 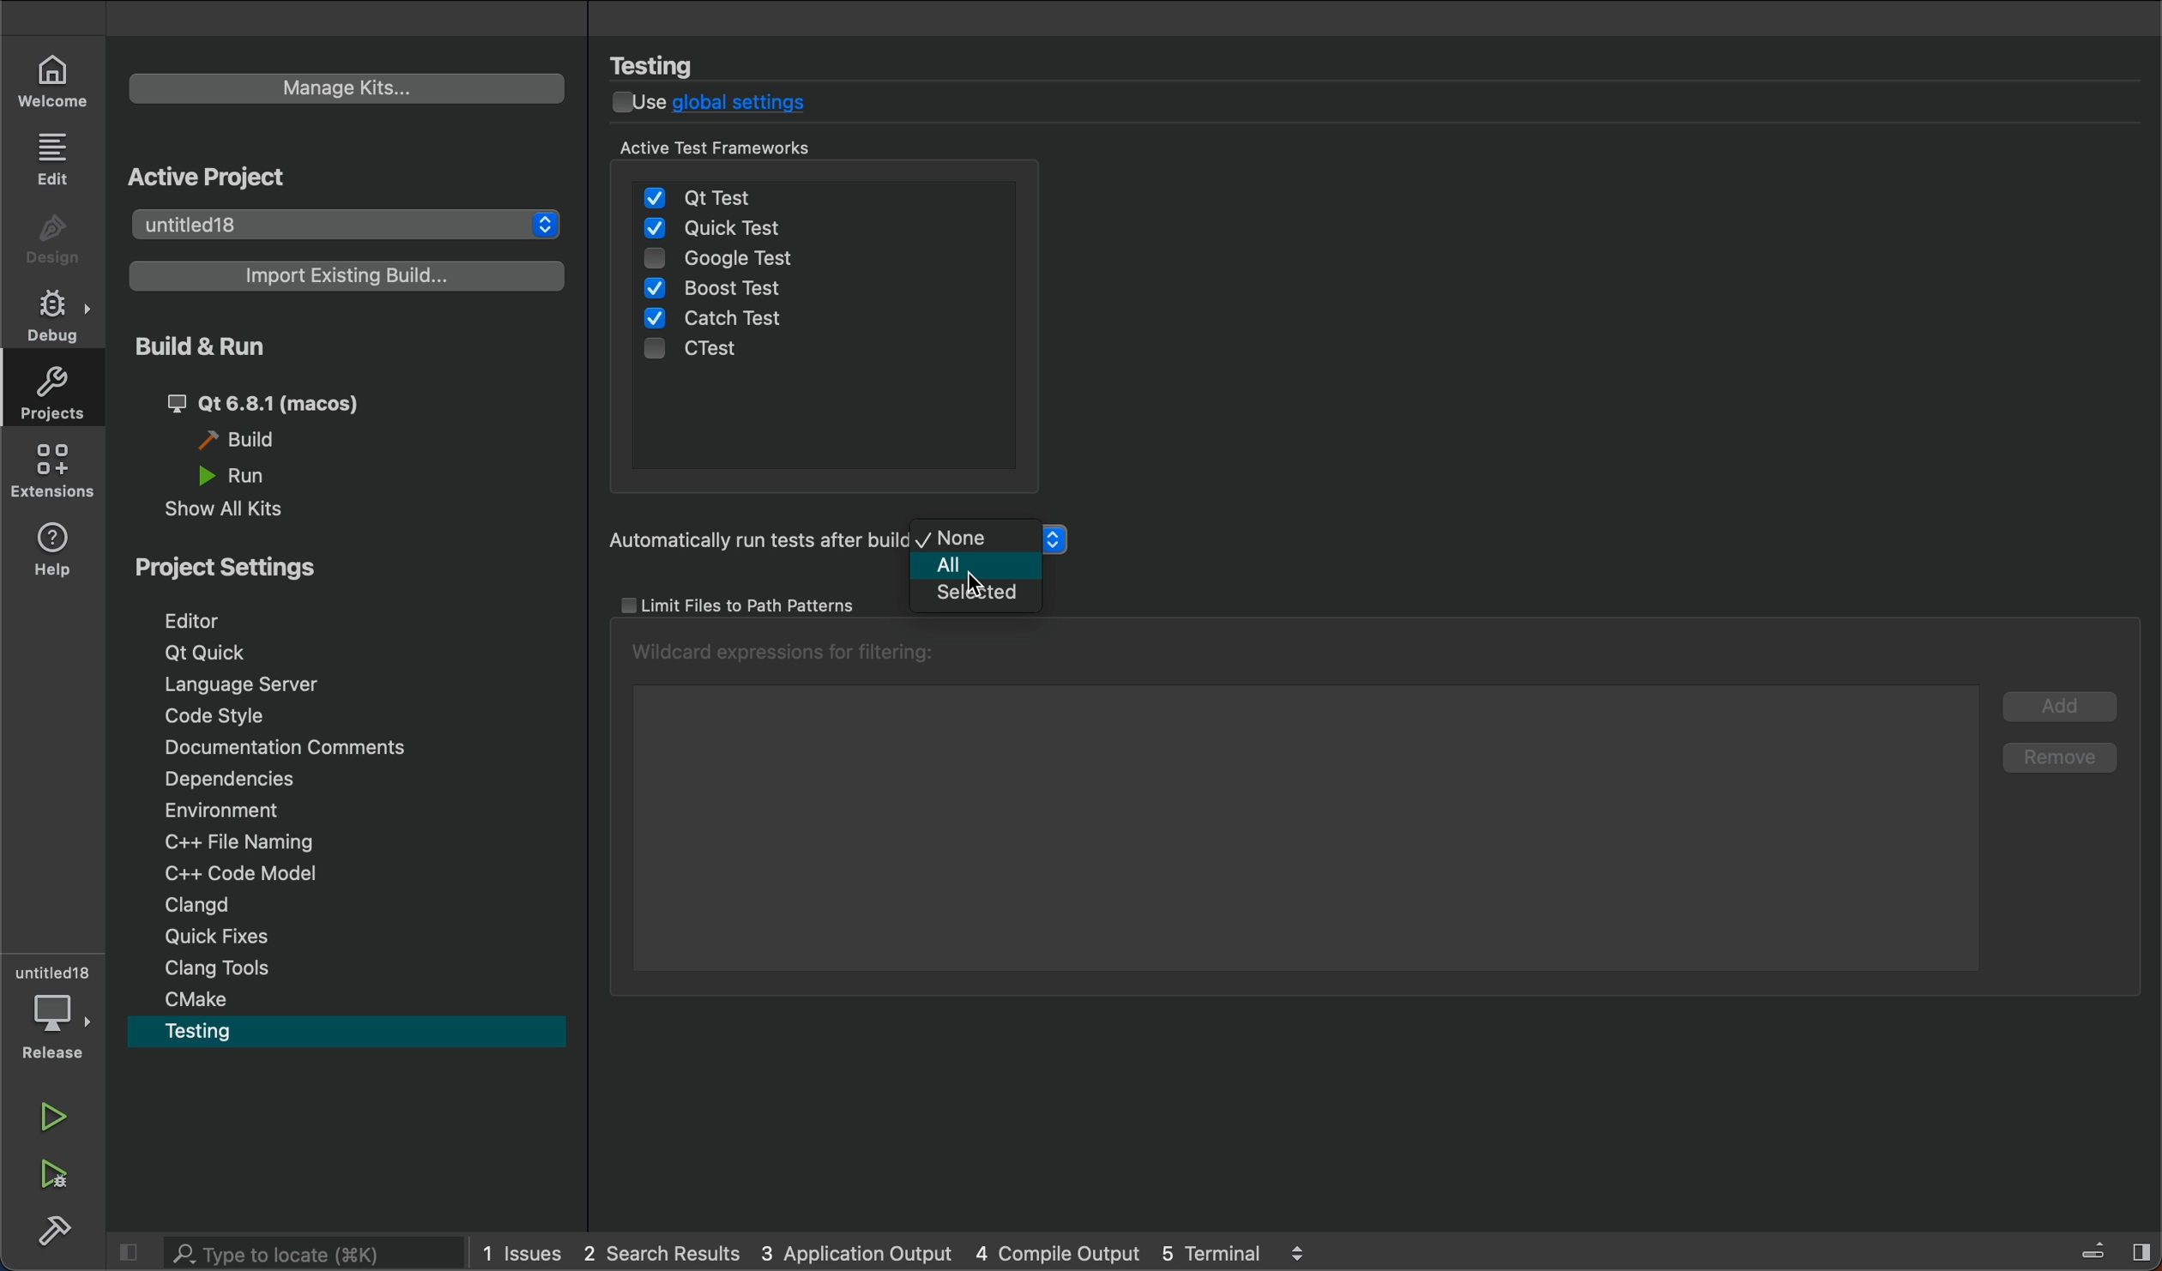 What do you see at coordinates (249, 440) in the screenshot?
I see `build` at bounding box center [249, 440].